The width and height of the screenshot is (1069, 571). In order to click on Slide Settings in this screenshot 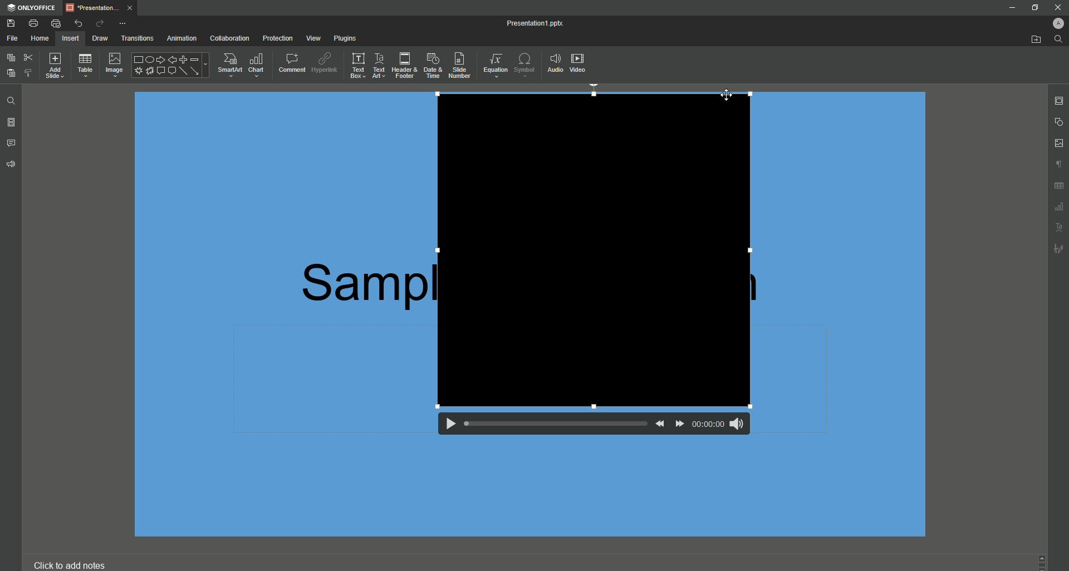, I will do `click(1060, 101)`.